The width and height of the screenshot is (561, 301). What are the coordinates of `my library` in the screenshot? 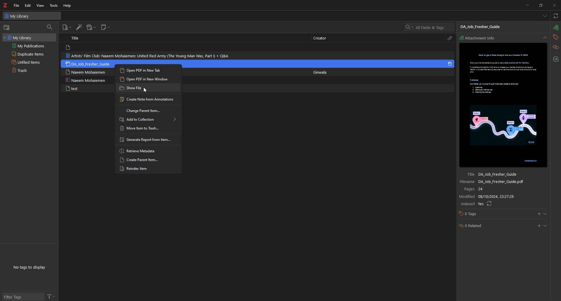 It's located at (32, 16).